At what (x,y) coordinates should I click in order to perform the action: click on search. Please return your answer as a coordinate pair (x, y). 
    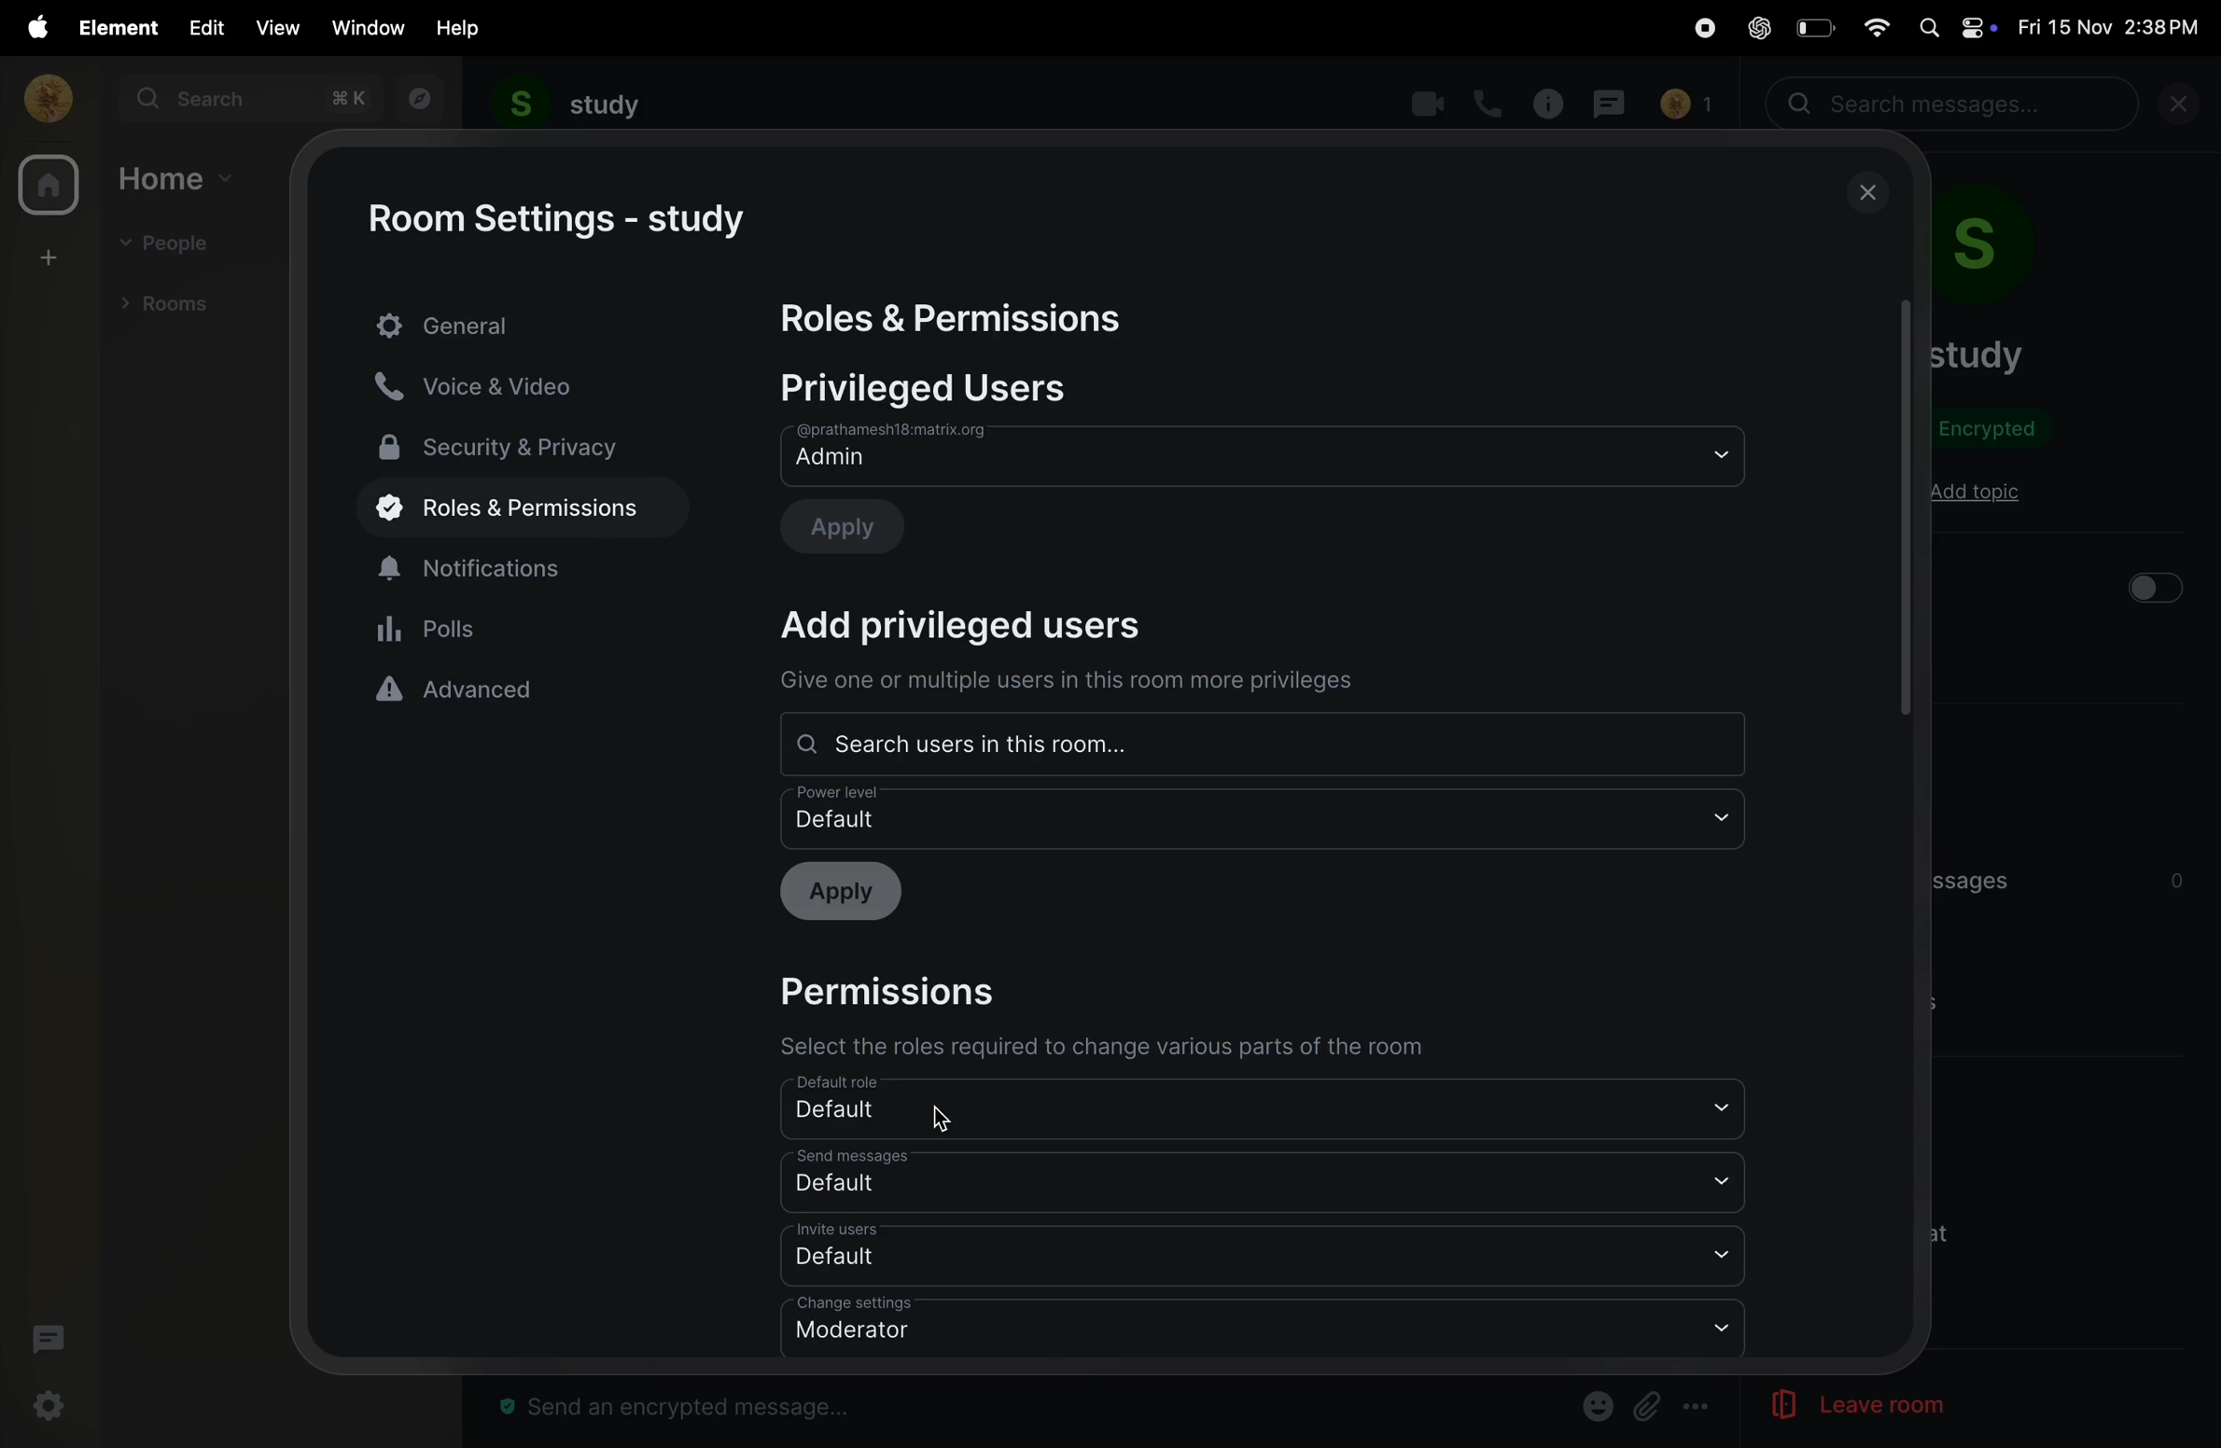
    Looking at the image, I should click on (247, 99).